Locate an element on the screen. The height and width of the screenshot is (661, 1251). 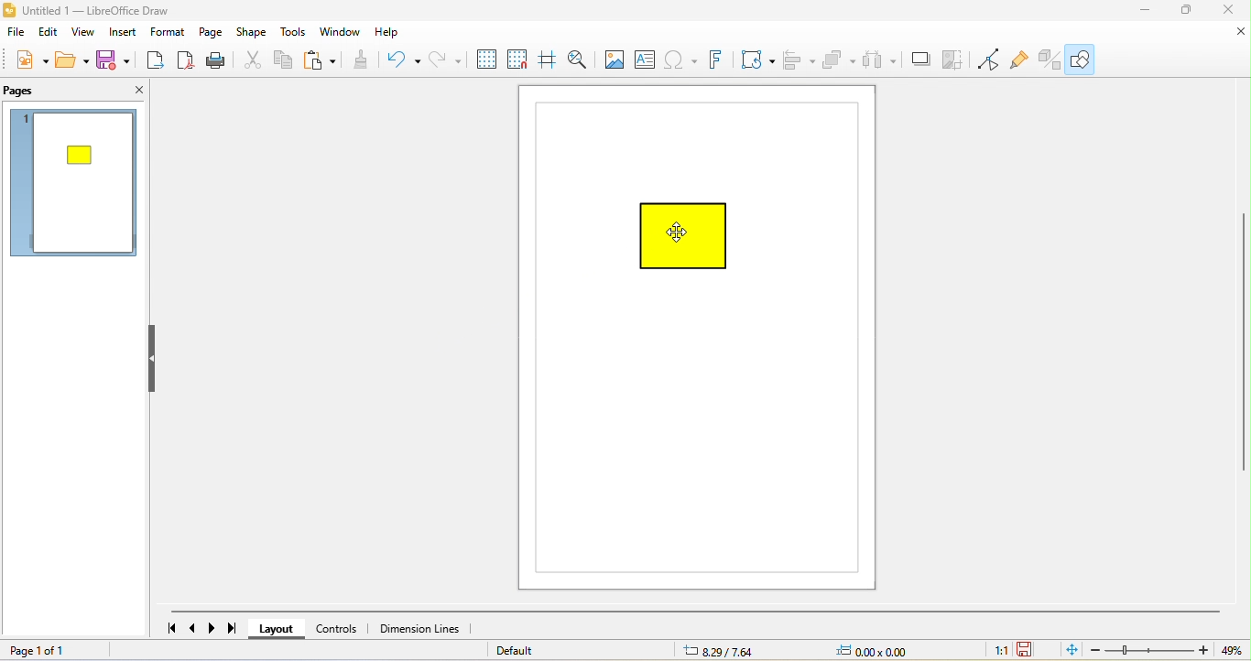
new is located at coordinates (26, 61).